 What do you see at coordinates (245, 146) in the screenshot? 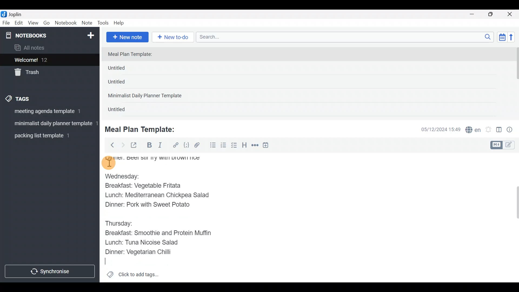
I see `Heading` at bounding box center [245, 146].